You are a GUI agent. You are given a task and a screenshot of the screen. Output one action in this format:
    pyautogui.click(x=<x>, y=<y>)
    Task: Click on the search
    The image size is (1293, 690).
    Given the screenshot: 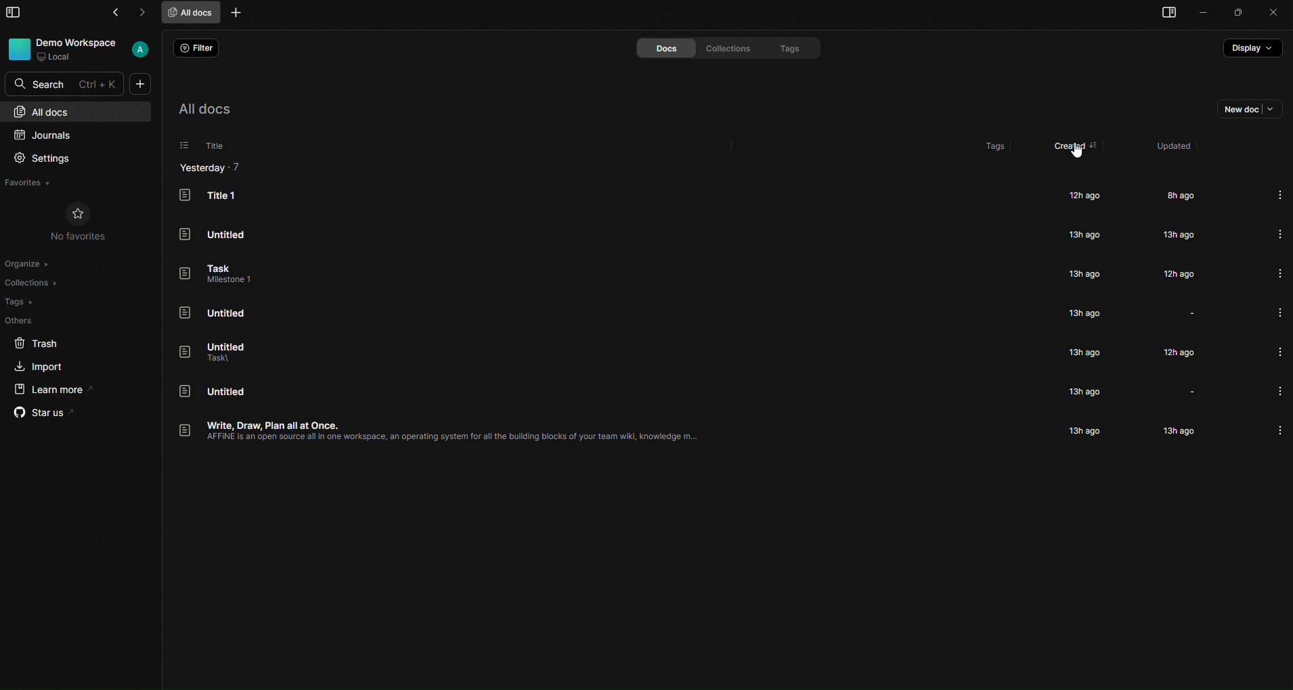 What is the action you would take?
    pyautogui.click(x=64, y=82)
    